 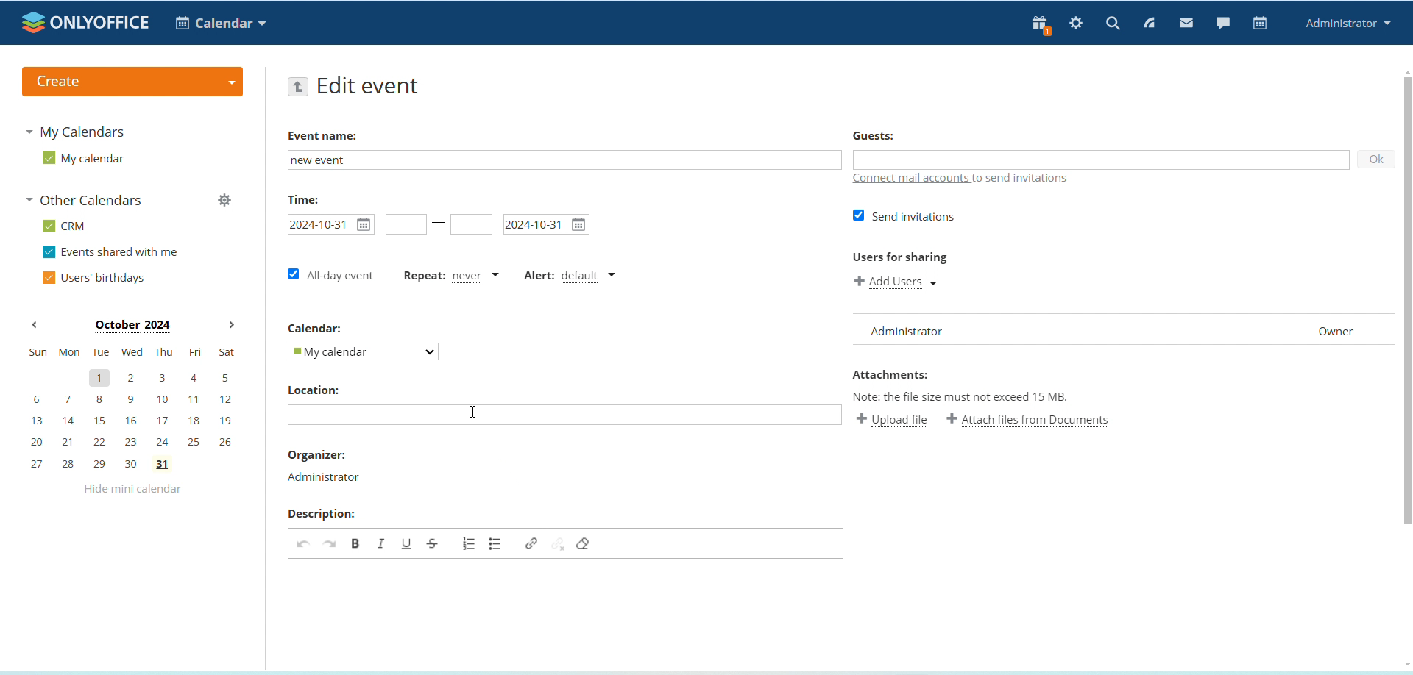 I want to click on organizer, so click(x=325, y=479).